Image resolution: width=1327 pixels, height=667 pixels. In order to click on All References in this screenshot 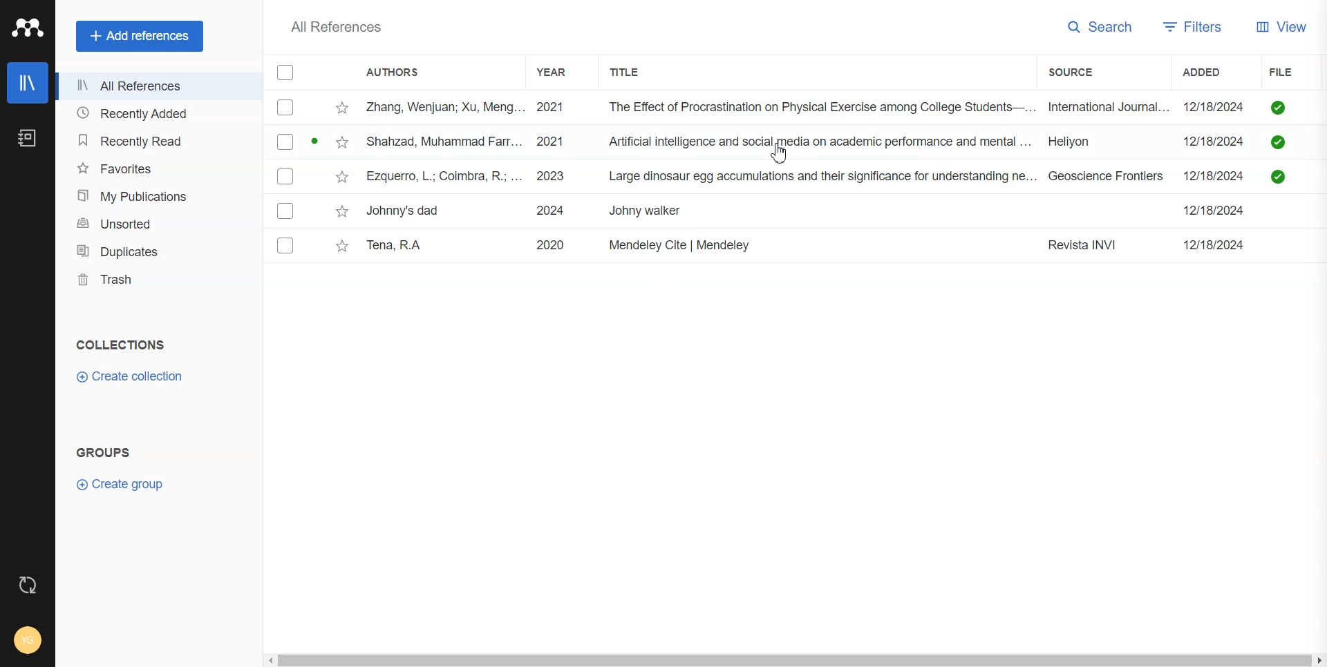, I will do `click(337, 27)`.